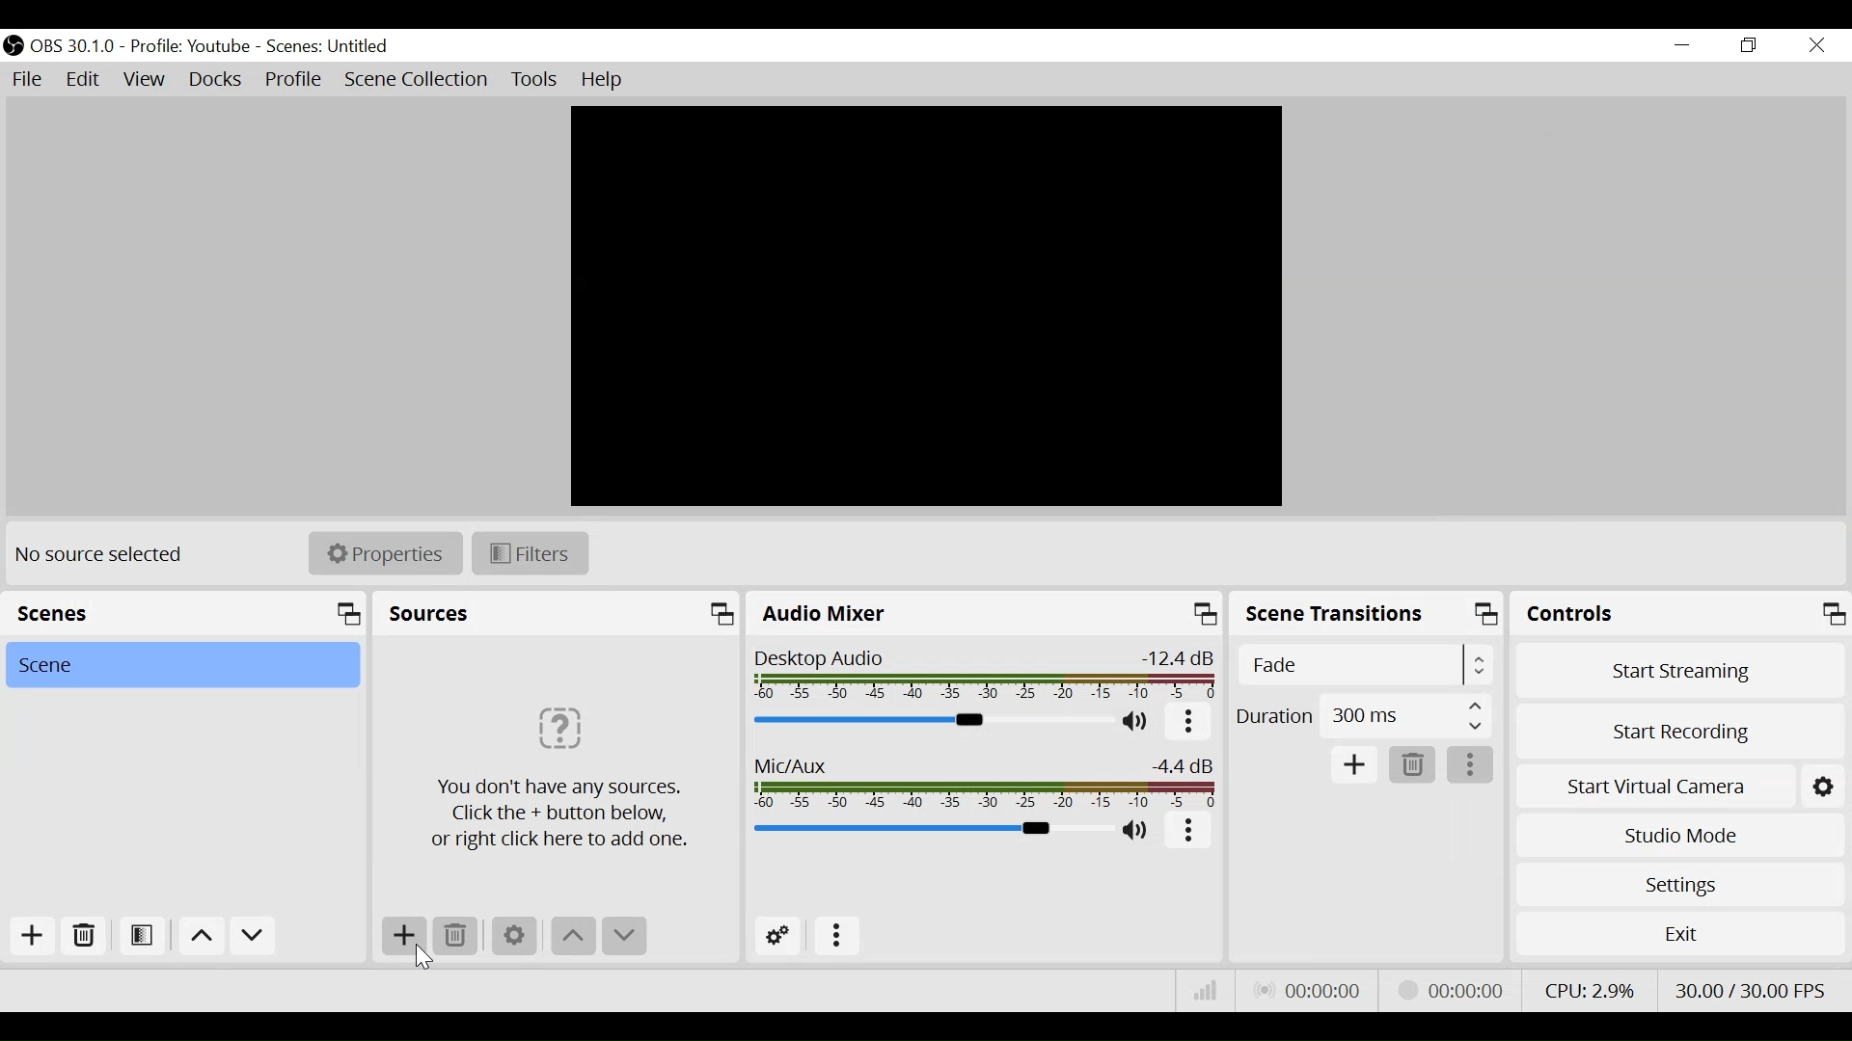 This screenshot has width=1852, height=1041. Describe the element at coordinates (930, 829) in the screenshot. I see `Mic Slider` at that location.